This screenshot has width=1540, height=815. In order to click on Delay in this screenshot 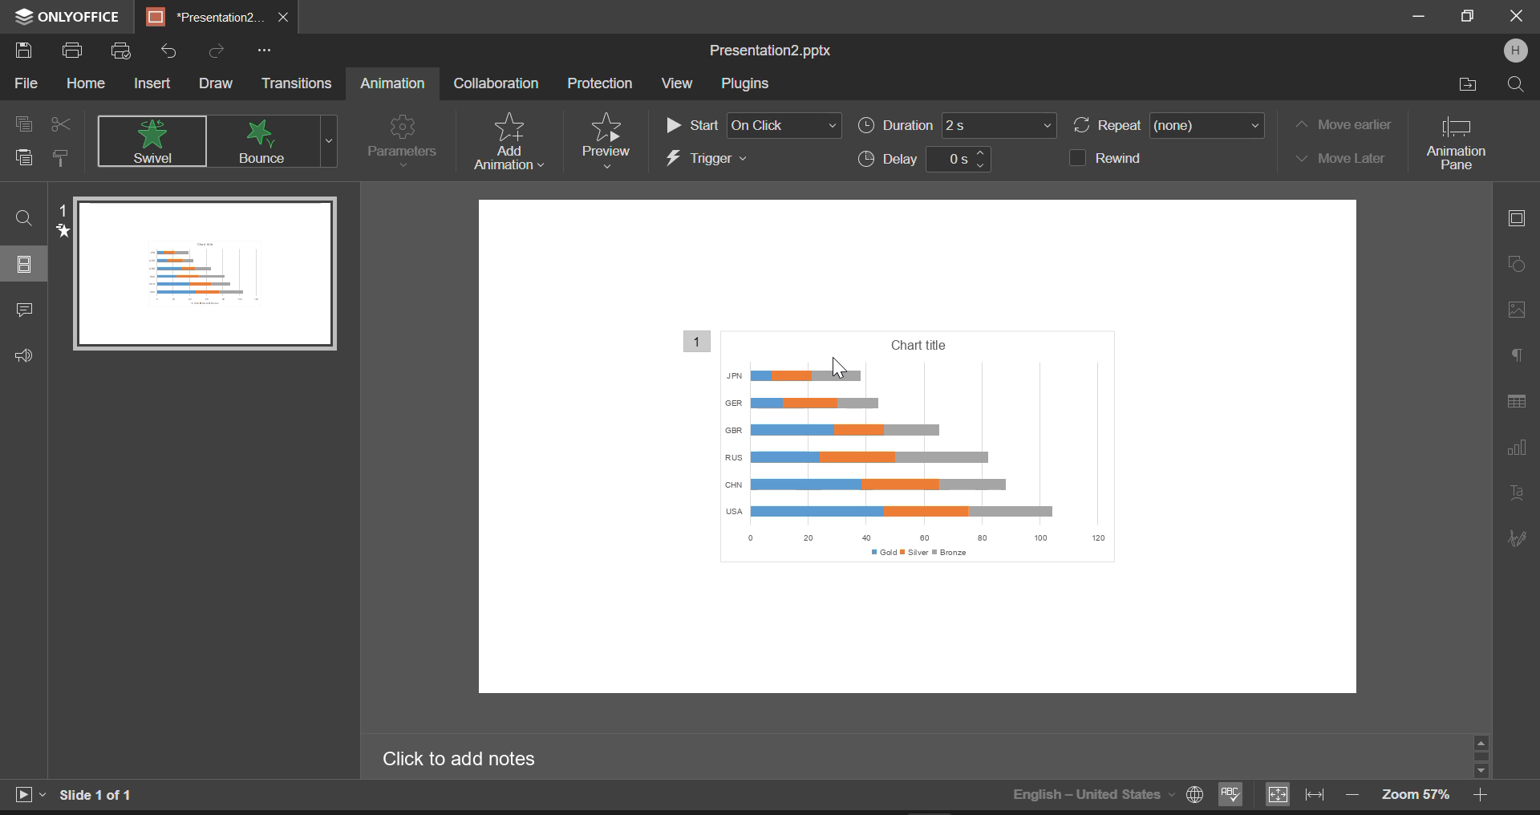, I will do `click(922, 160)`.